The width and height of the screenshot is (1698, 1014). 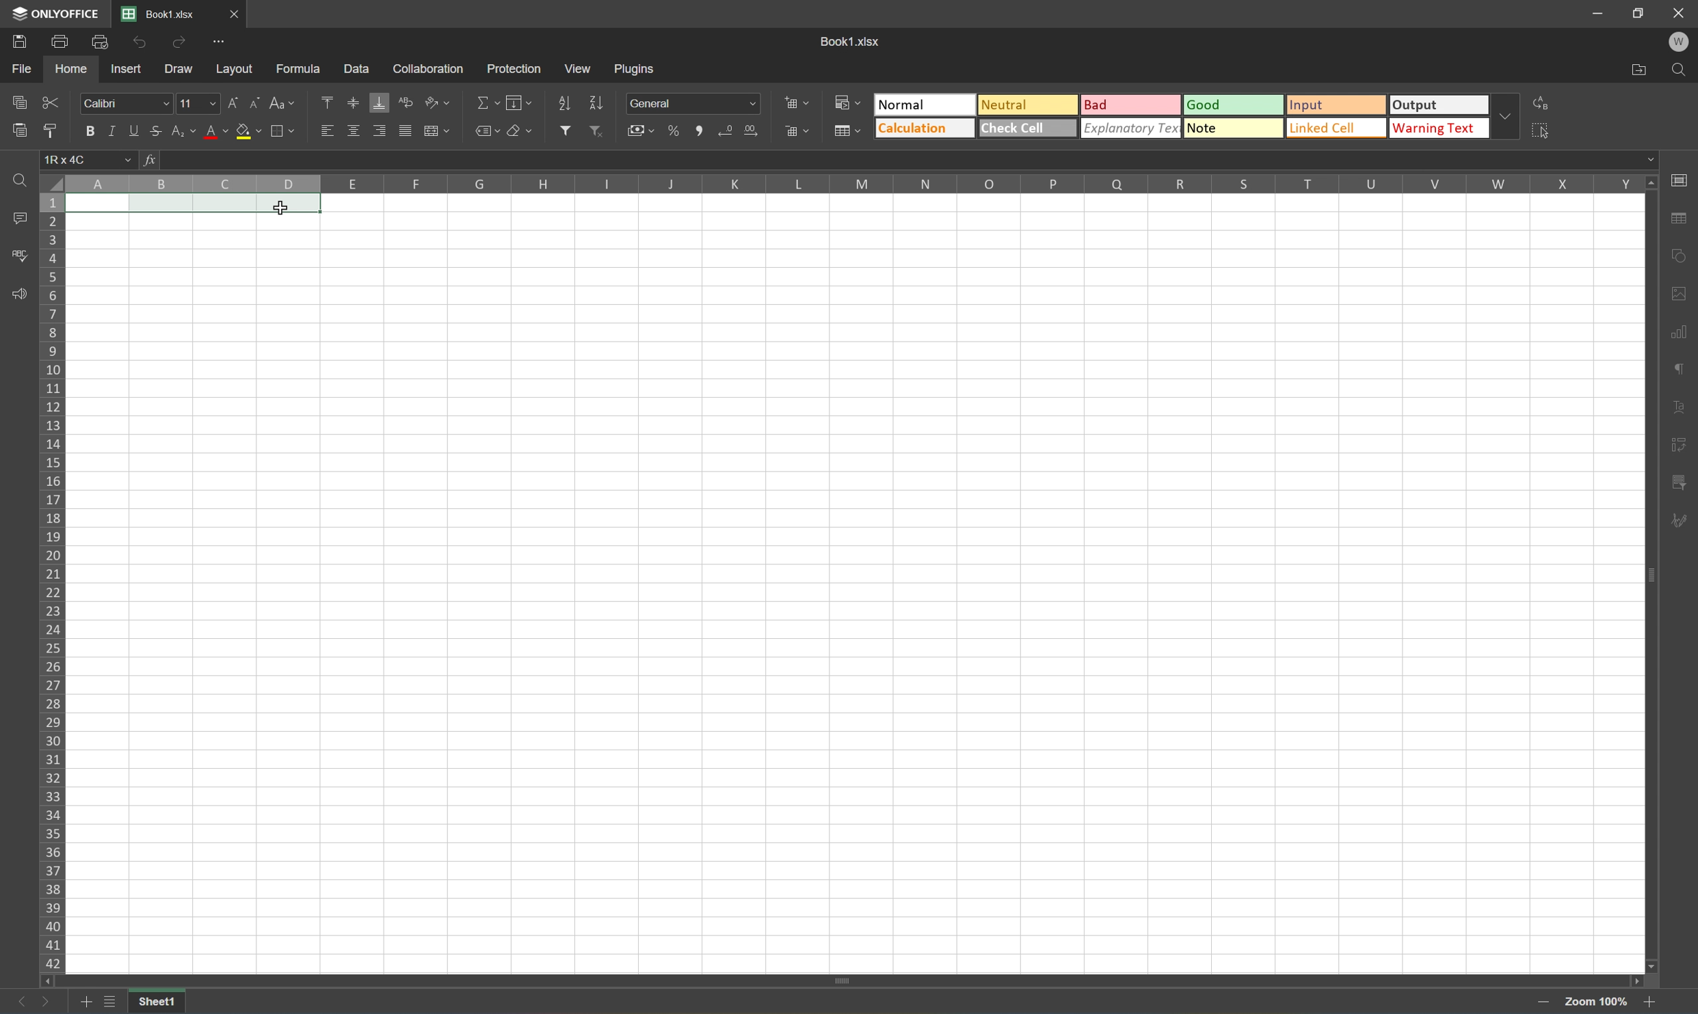 What do you see at coordinates (1677, 292) in the screenshot?
I see `Shape settings` at bounding box center [1677, 292].